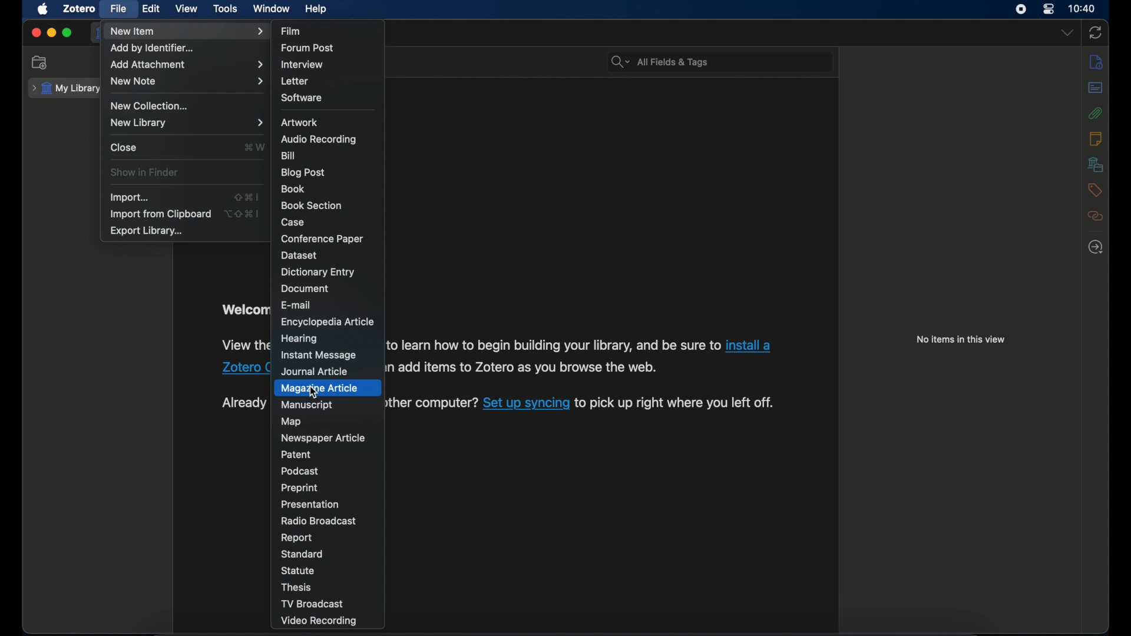  What do you see at coordinates (145, 173) in the screenshot?
I see `show in finder` at bounding box center [145, 173].